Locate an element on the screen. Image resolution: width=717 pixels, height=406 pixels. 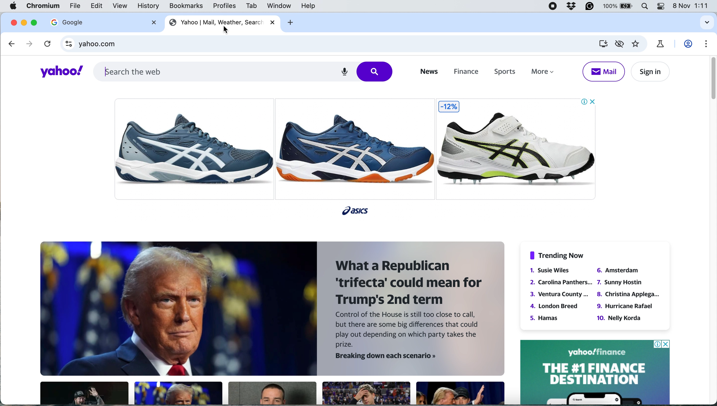
8 nov 1:11 is located at coordinates (692, 6).